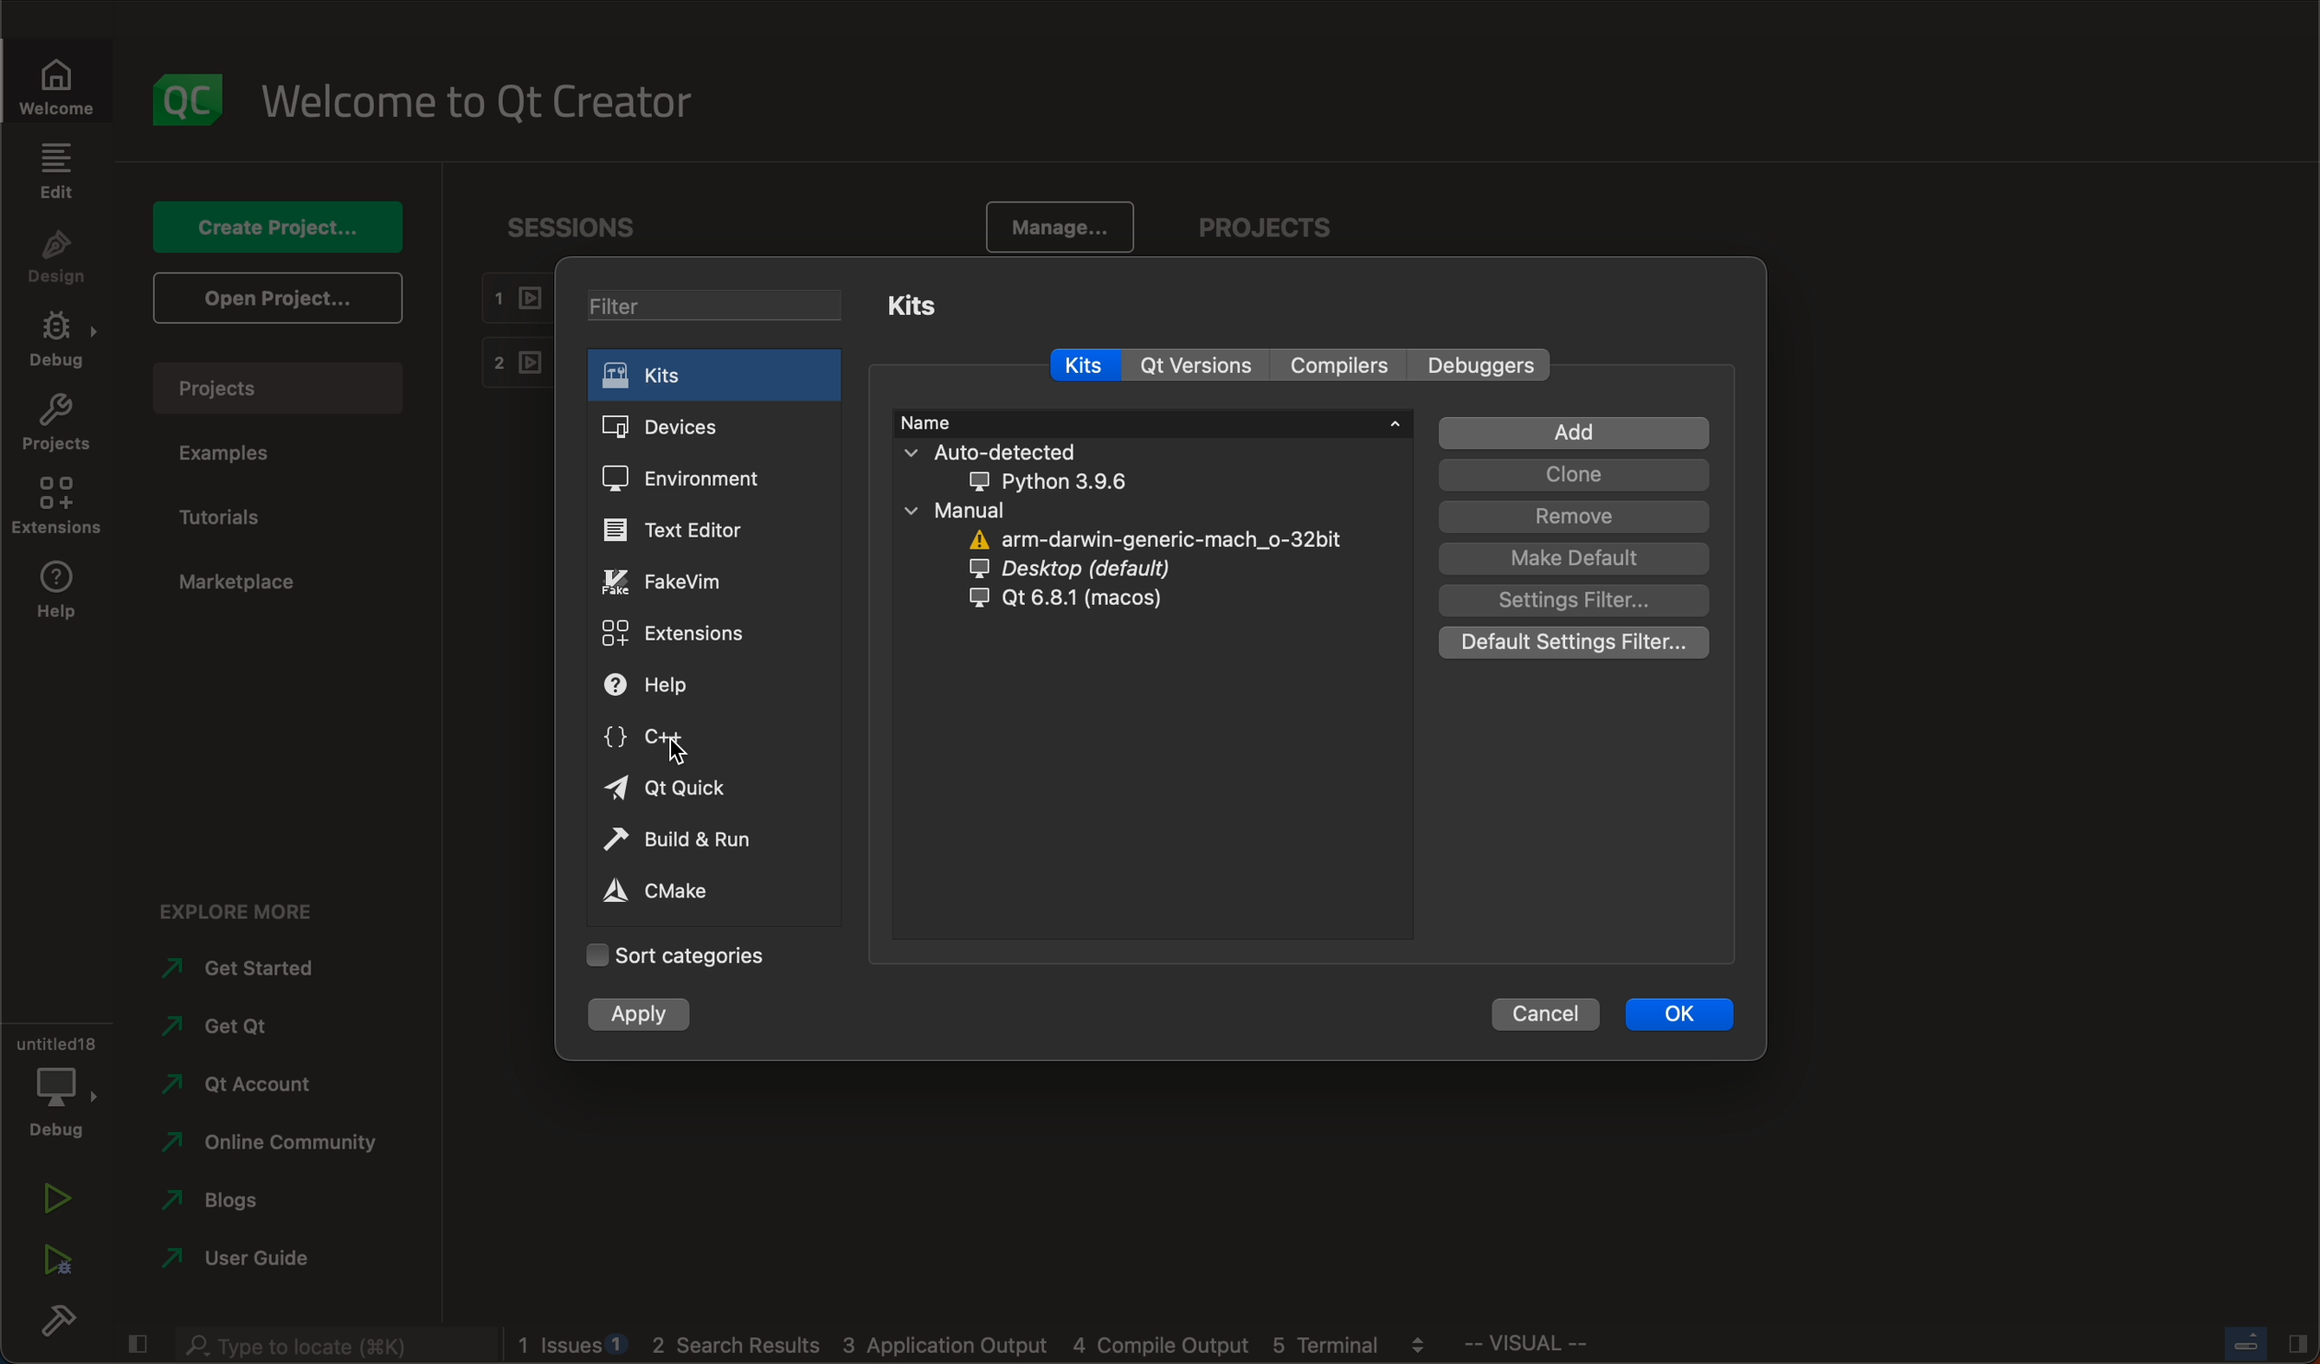 The width and height of the screenshot is (2320, 1364). I want to click on cmake, so click(677, 889).